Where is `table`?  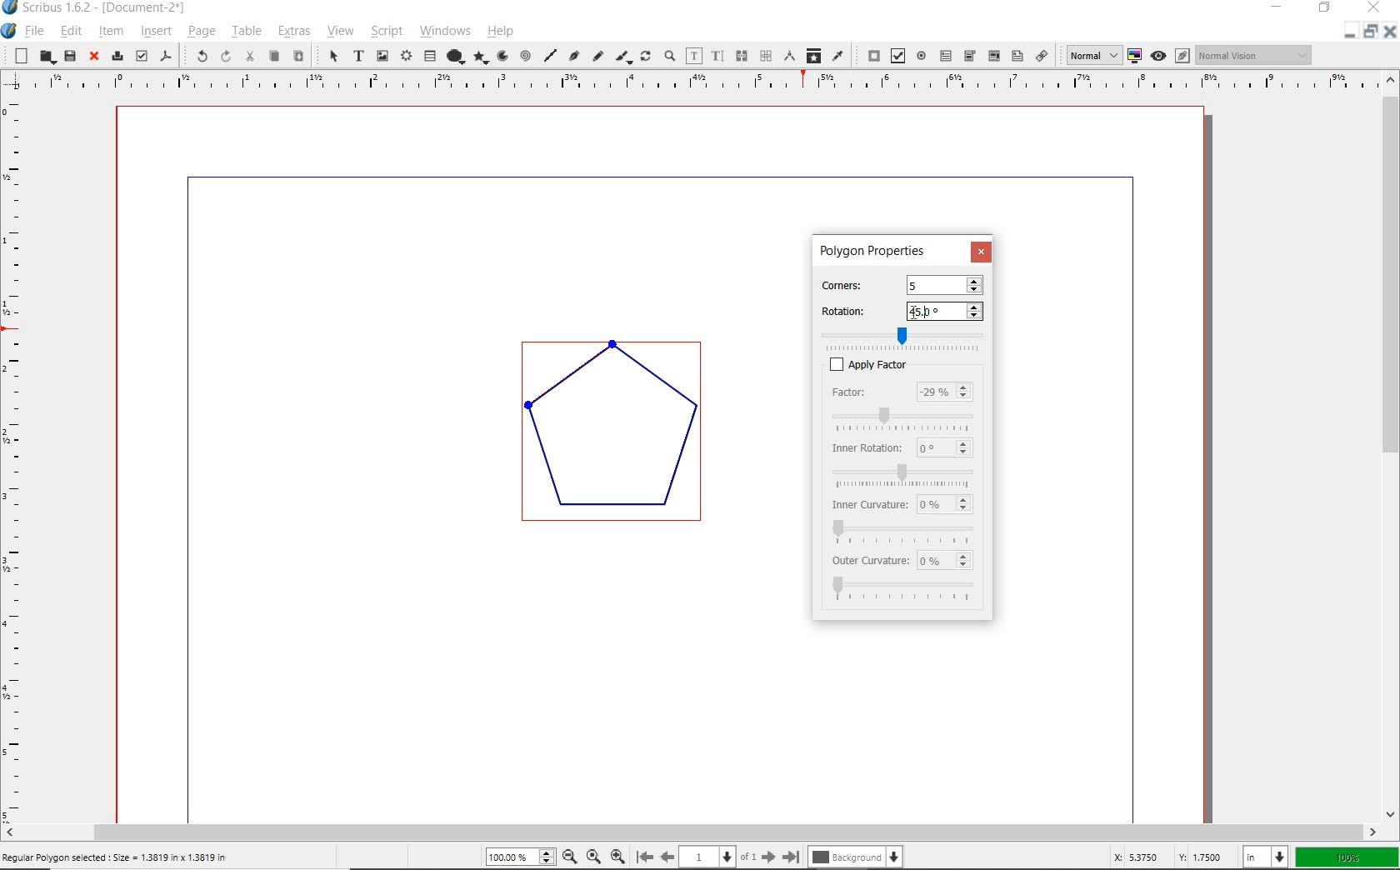 table is located at coordinates (246, 32).